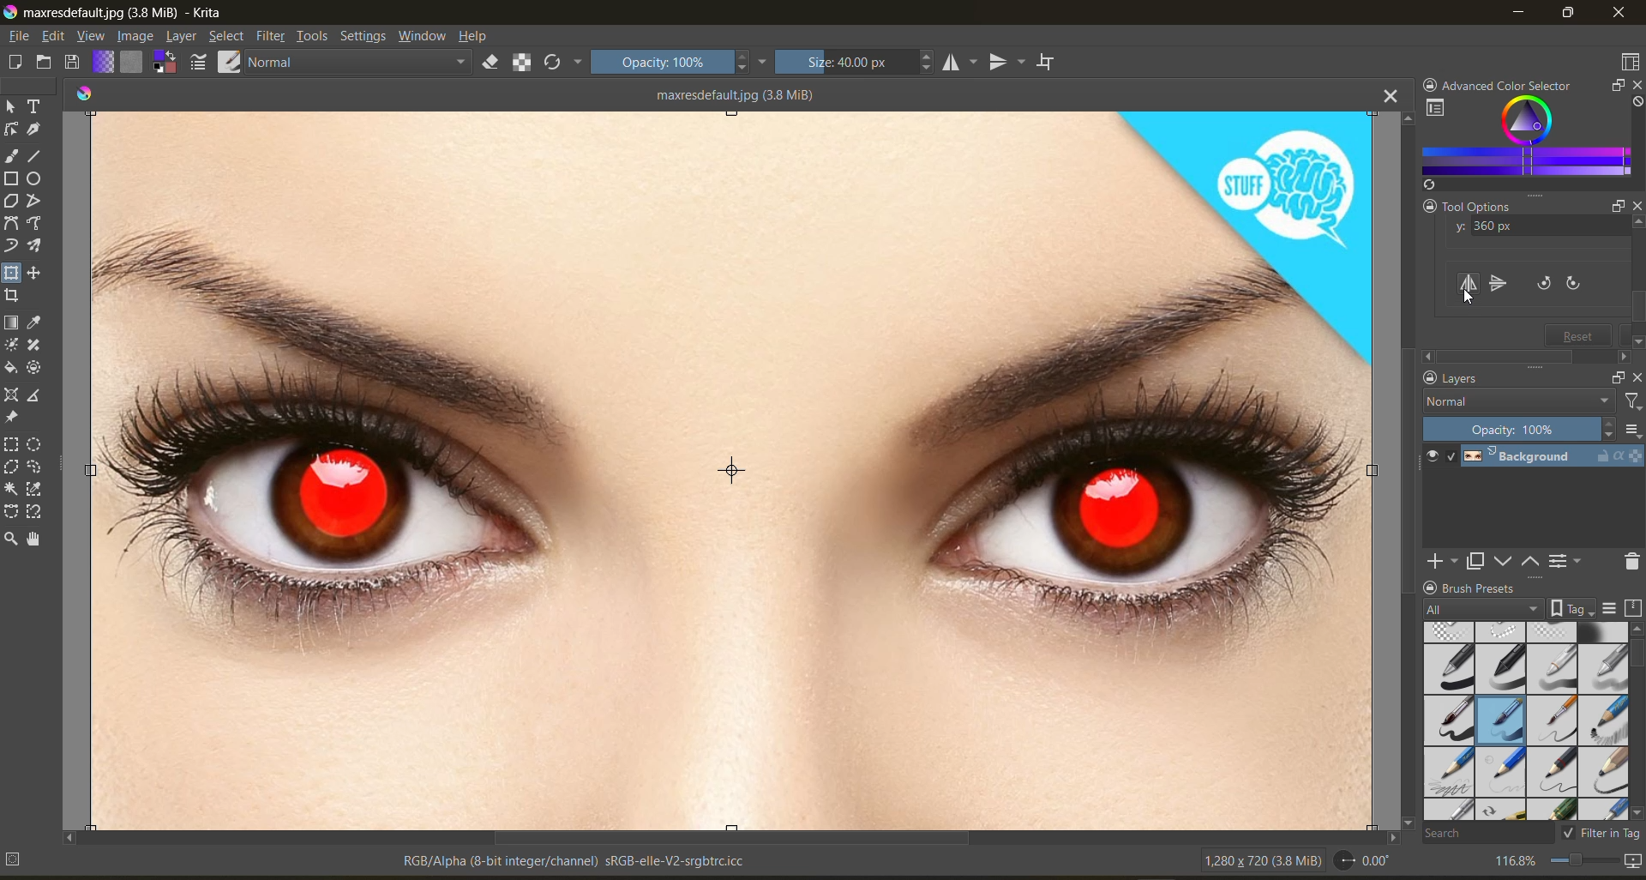  Describe the element at coordinates (312, 37) in the screenshot. I see `tools` at that location.